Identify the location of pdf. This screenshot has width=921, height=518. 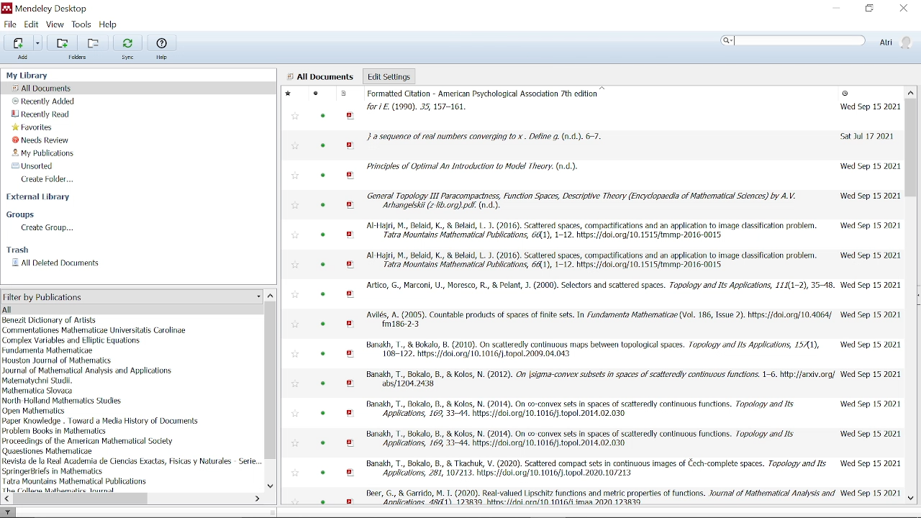
(351, 235).